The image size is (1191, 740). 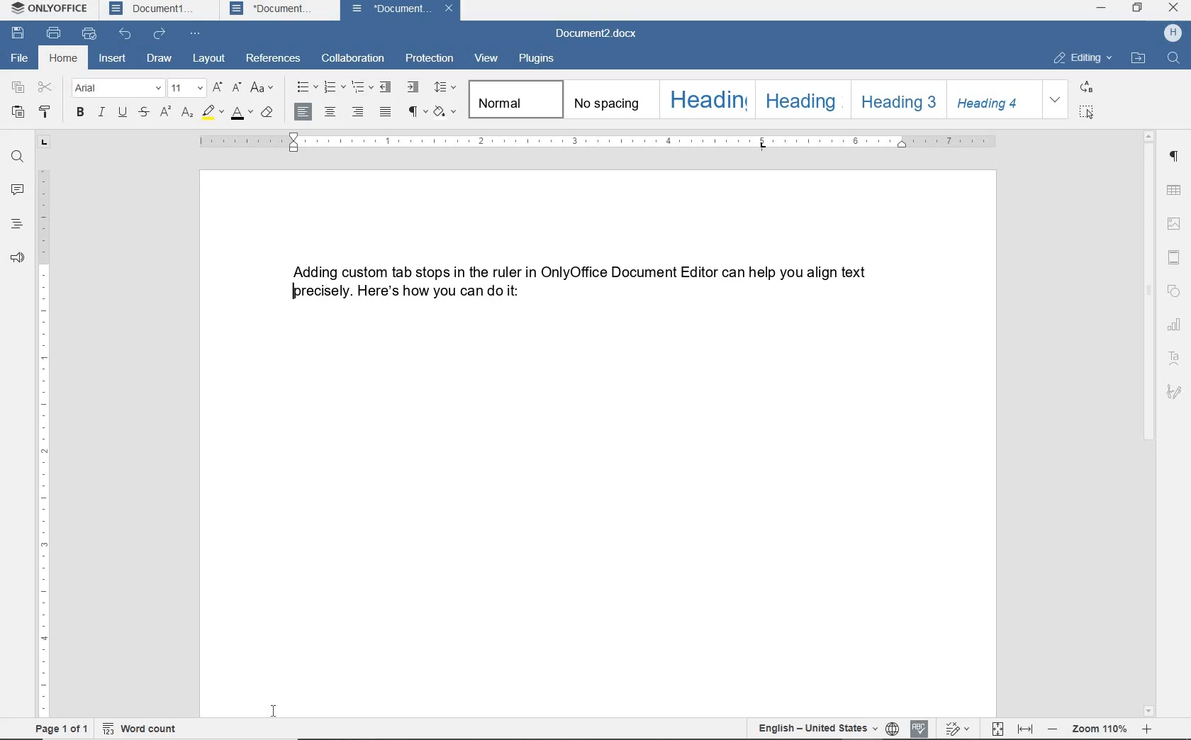 I want to click on paragraph settings, so click(x=1175, y=156).